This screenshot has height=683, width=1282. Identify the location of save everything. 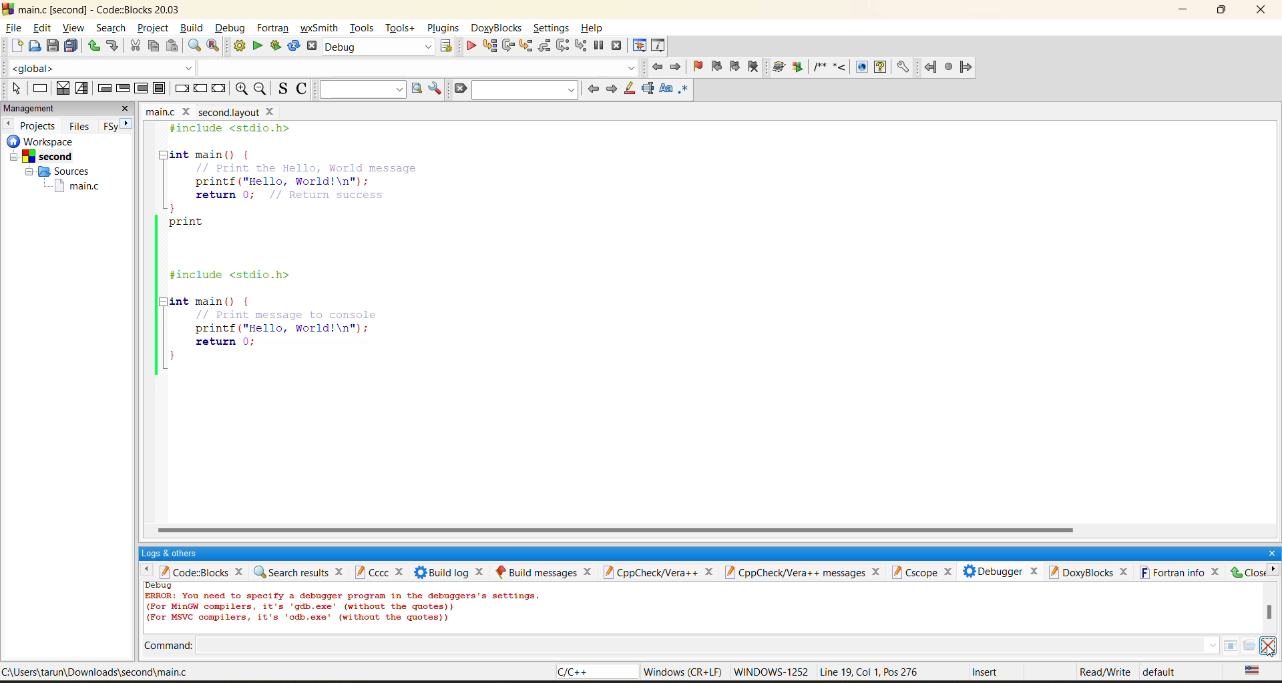
(71, 47).